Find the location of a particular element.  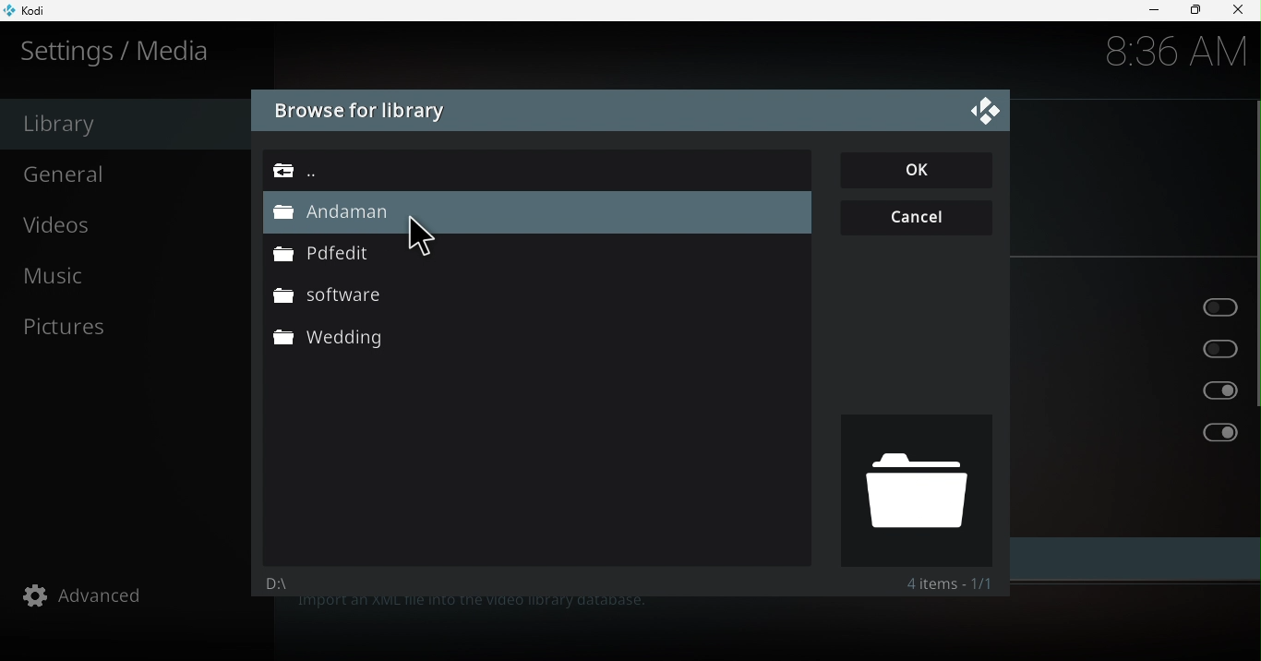

Ignore video extras on scan is located at coordinates (1135, 433).